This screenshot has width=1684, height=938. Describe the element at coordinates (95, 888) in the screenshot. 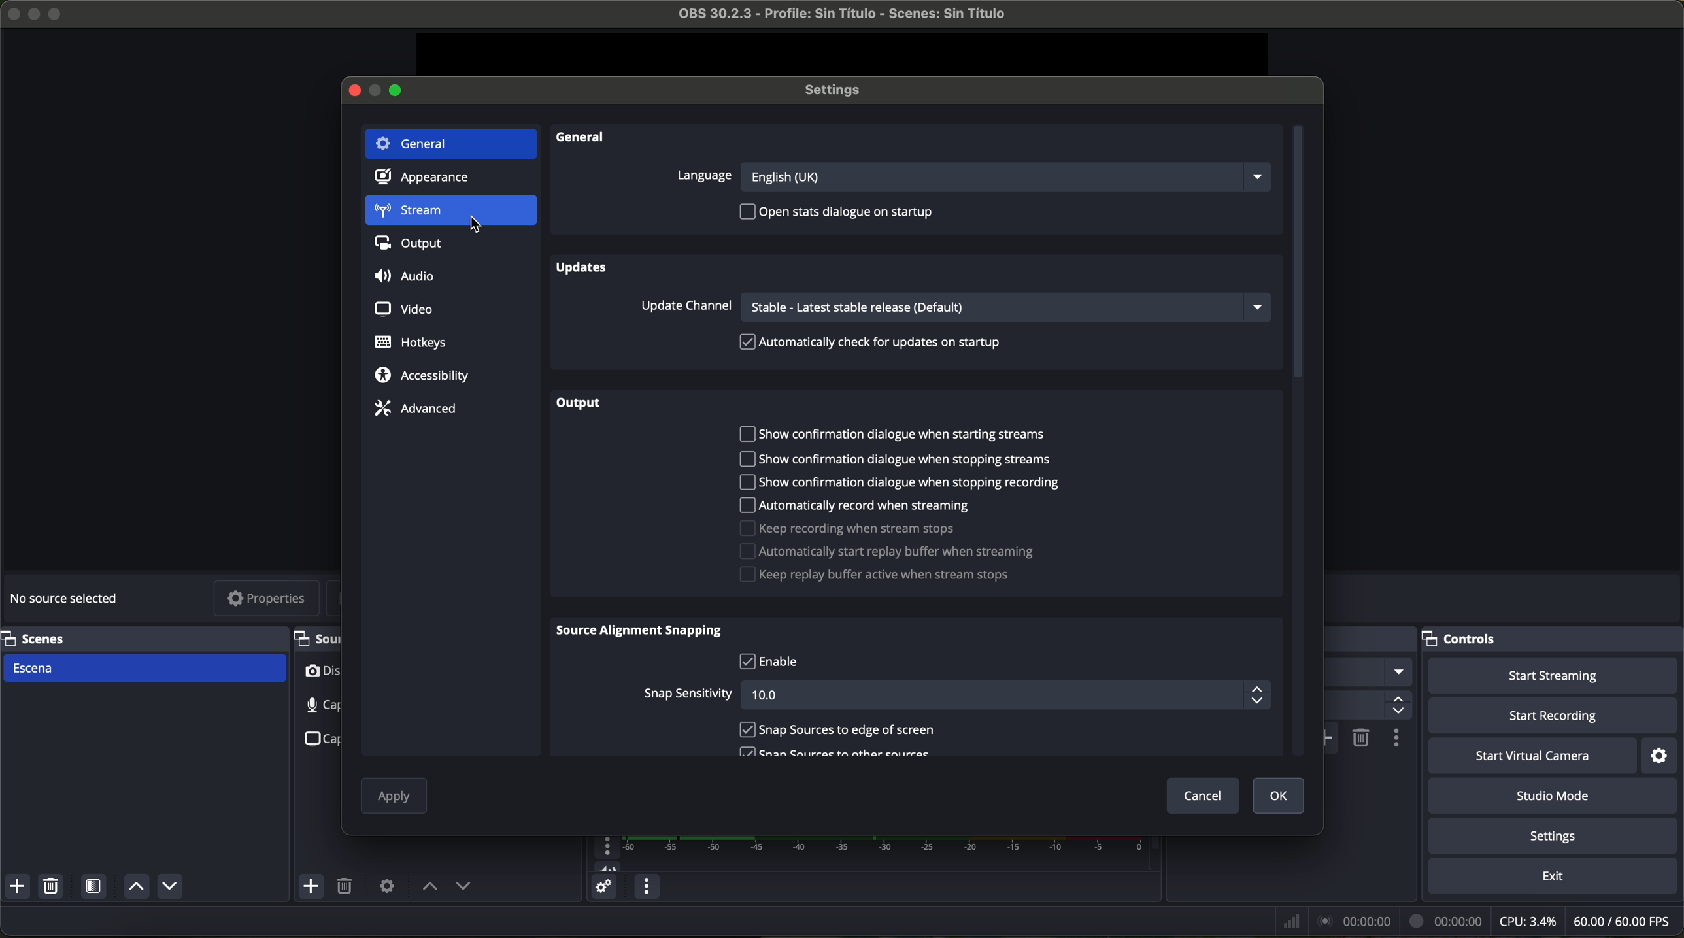

I see `open scene filters` at that location.